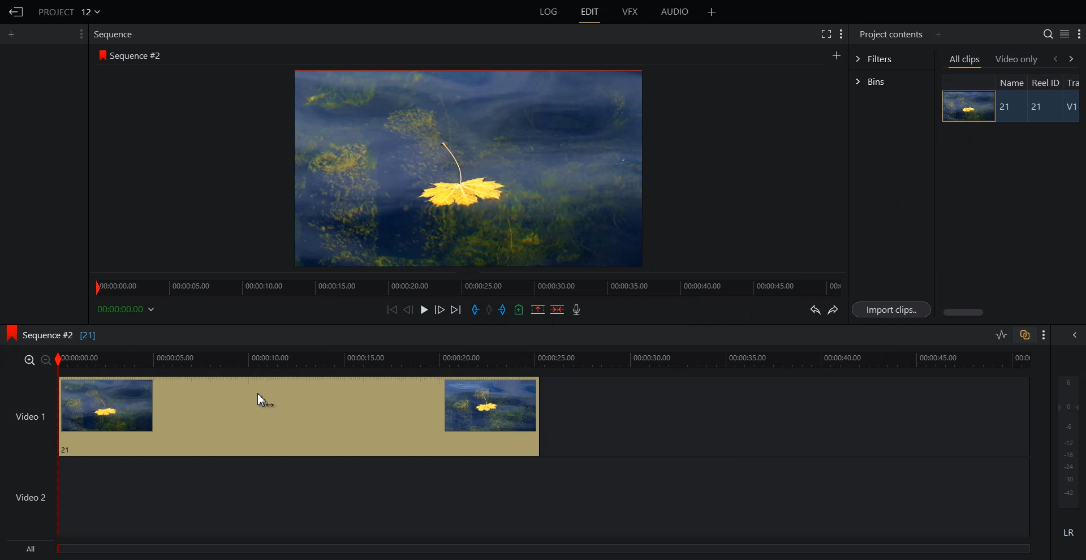  Describe the element at coordinates (519, 309) in the screenshot. I see `Add an Cue in current position` at that location.